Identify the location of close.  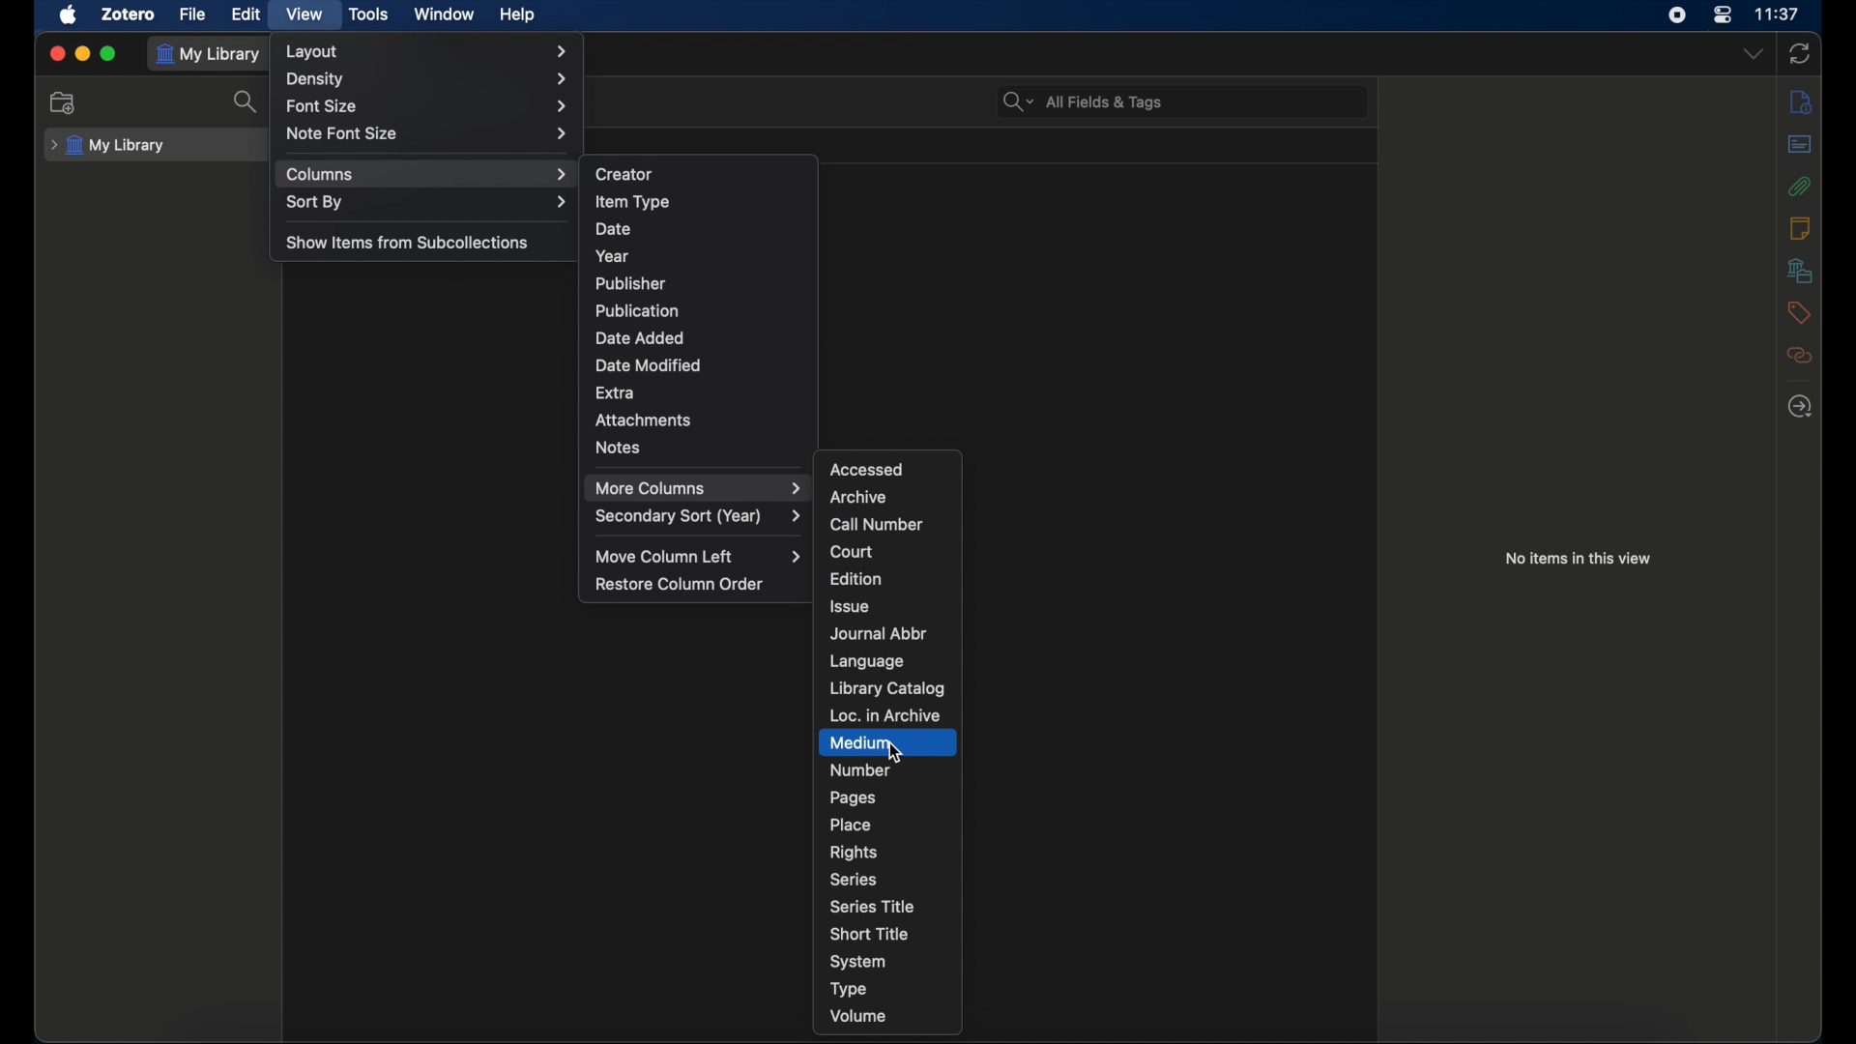
(56, 53).